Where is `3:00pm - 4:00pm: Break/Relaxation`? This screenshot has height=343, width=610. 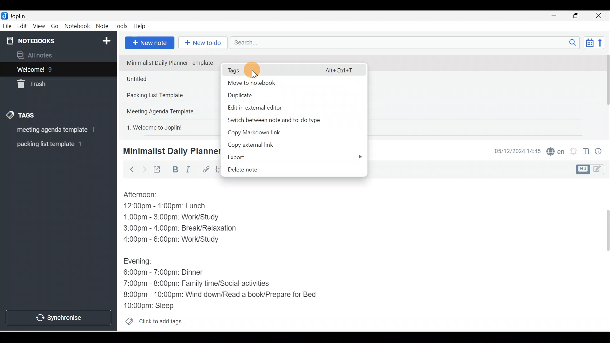
3:00pm - 4:00pm: Break/Relaxation is located at coordinates (193, 229).